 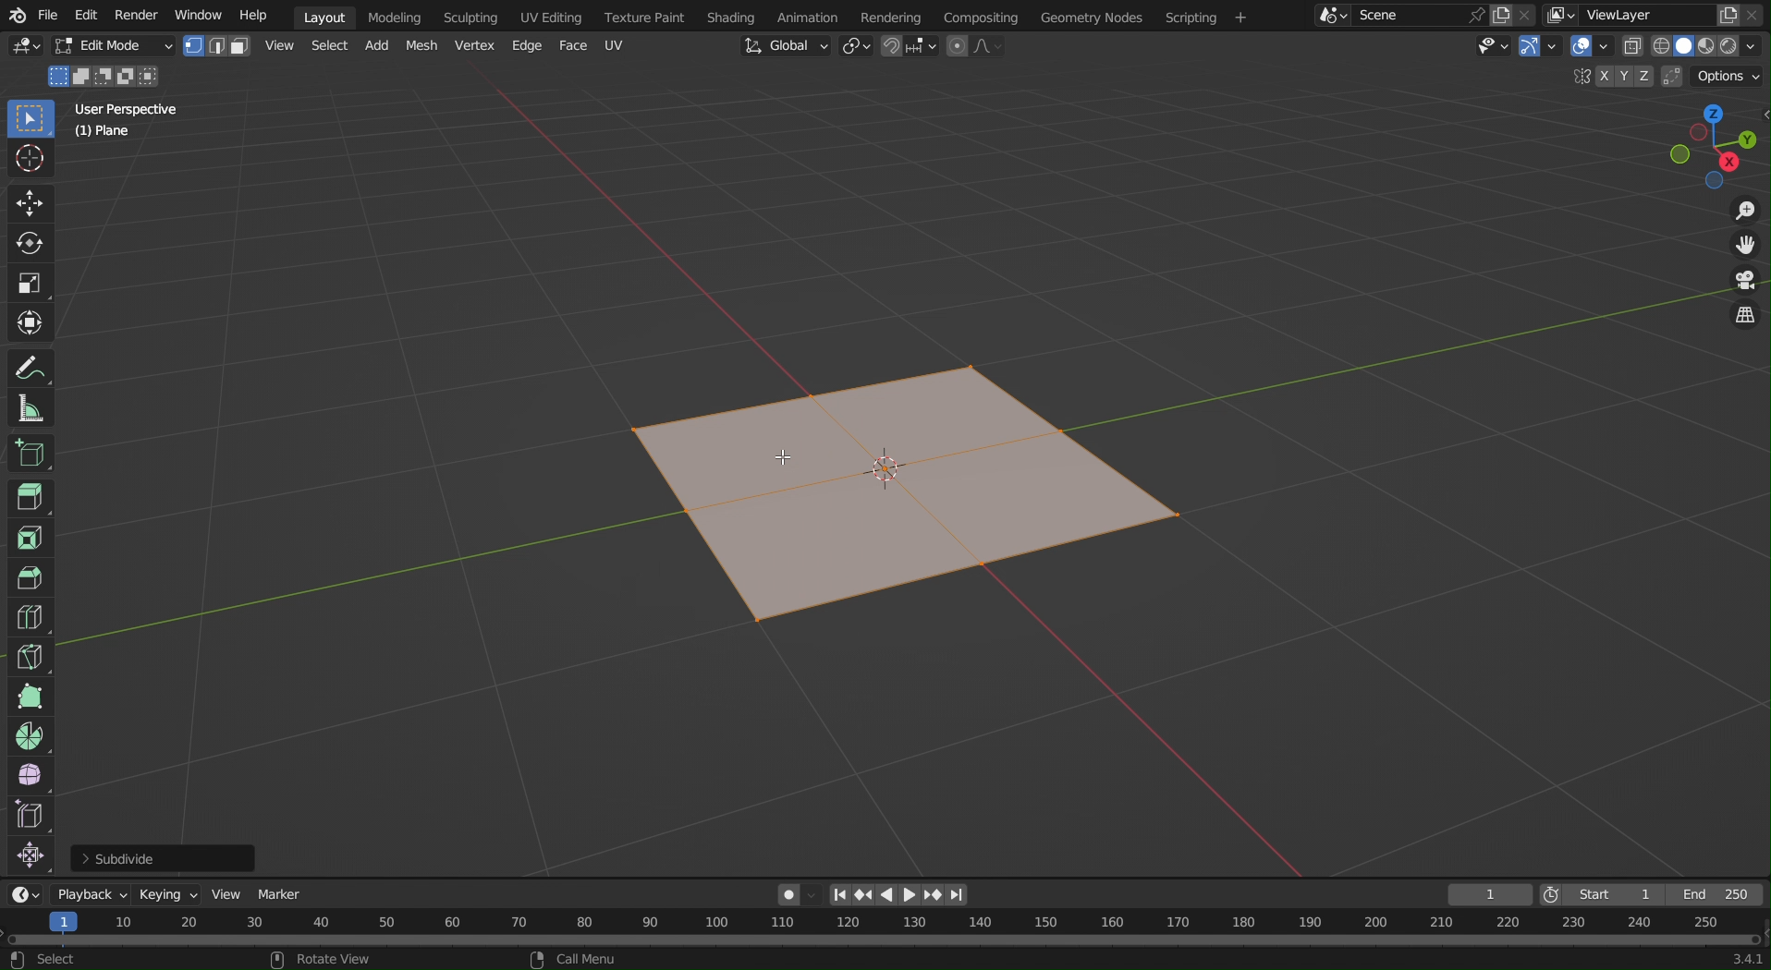 What do you see at coordinates (1475, 15) in the screenshot?
I see `Pin` at bounding box center [1475, 15].